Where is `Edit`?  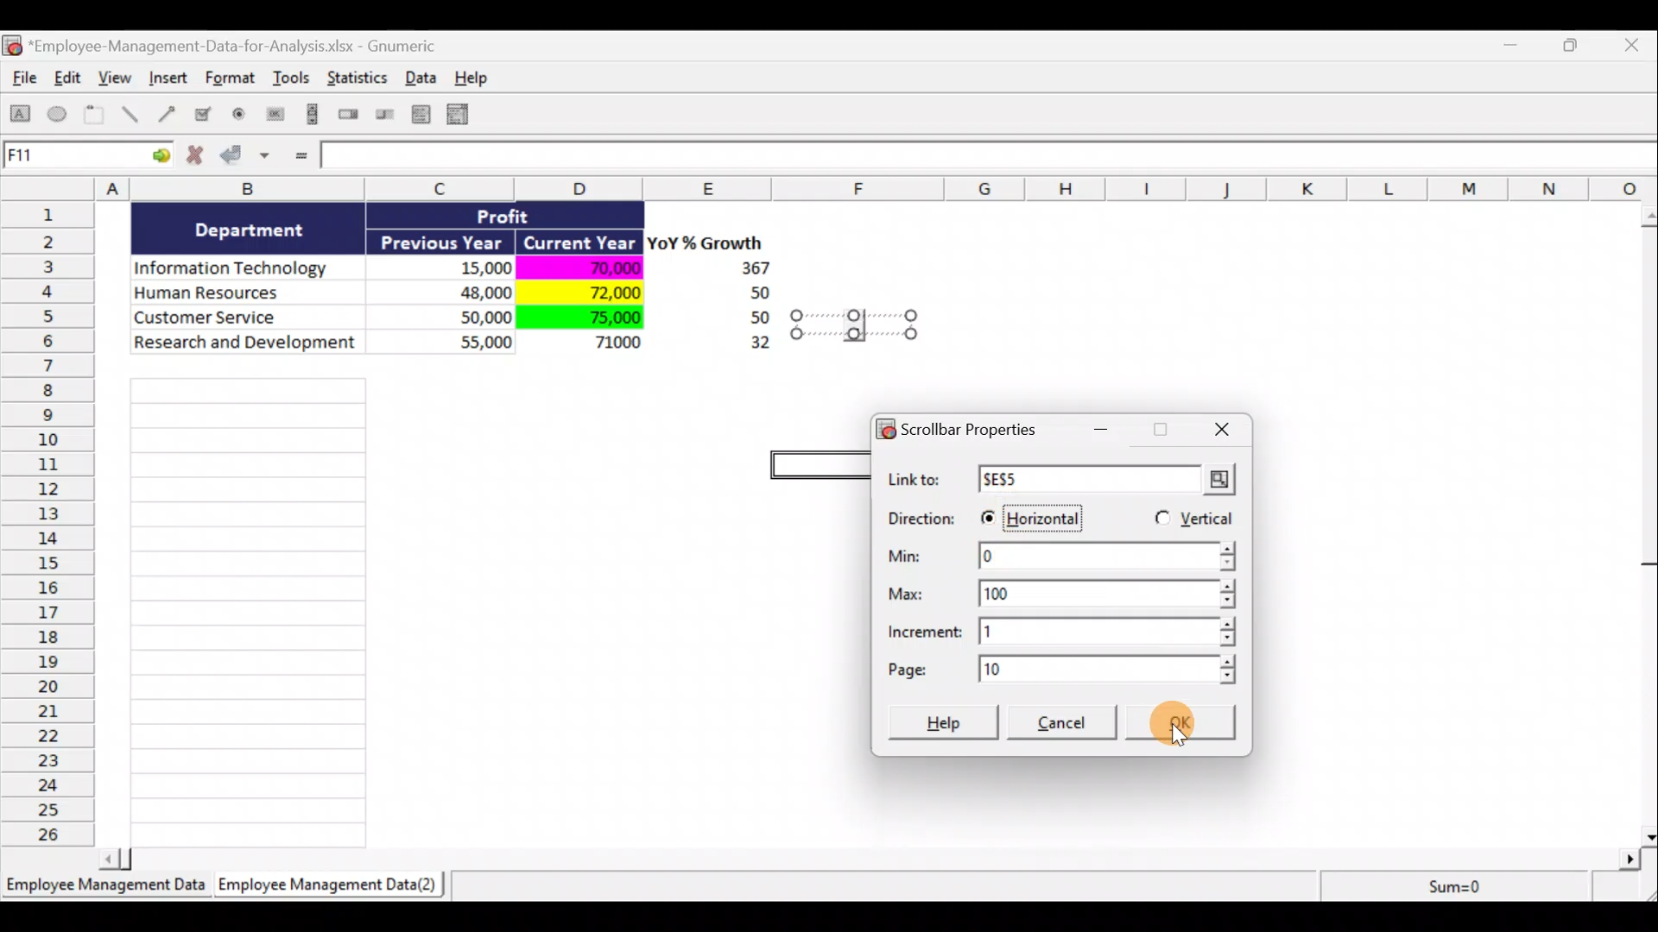 Edit is located at coordinates (69, 79).